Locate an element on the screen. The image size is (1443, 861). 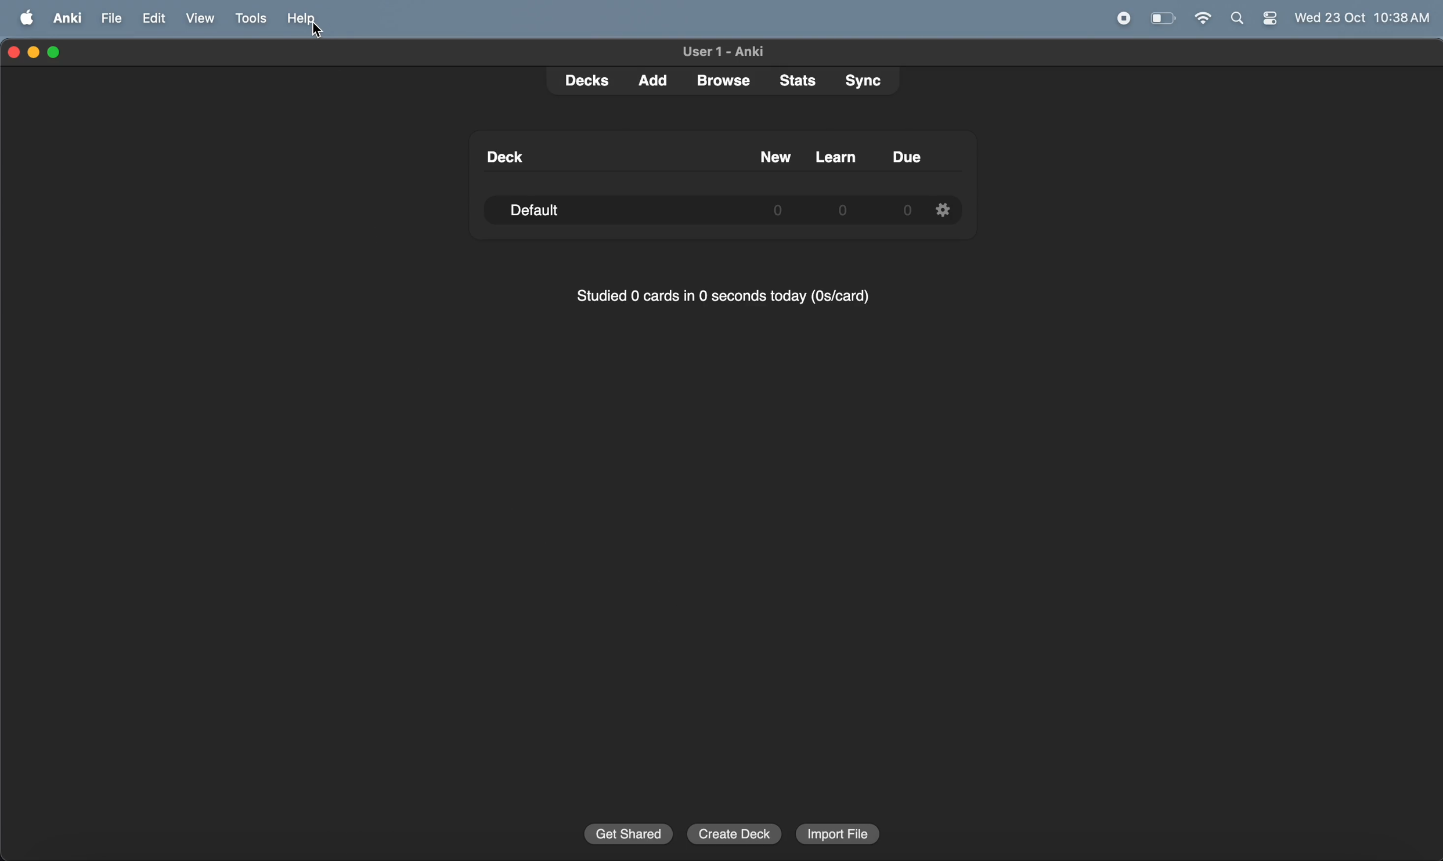
maximize is located at coordinates (56, 52).